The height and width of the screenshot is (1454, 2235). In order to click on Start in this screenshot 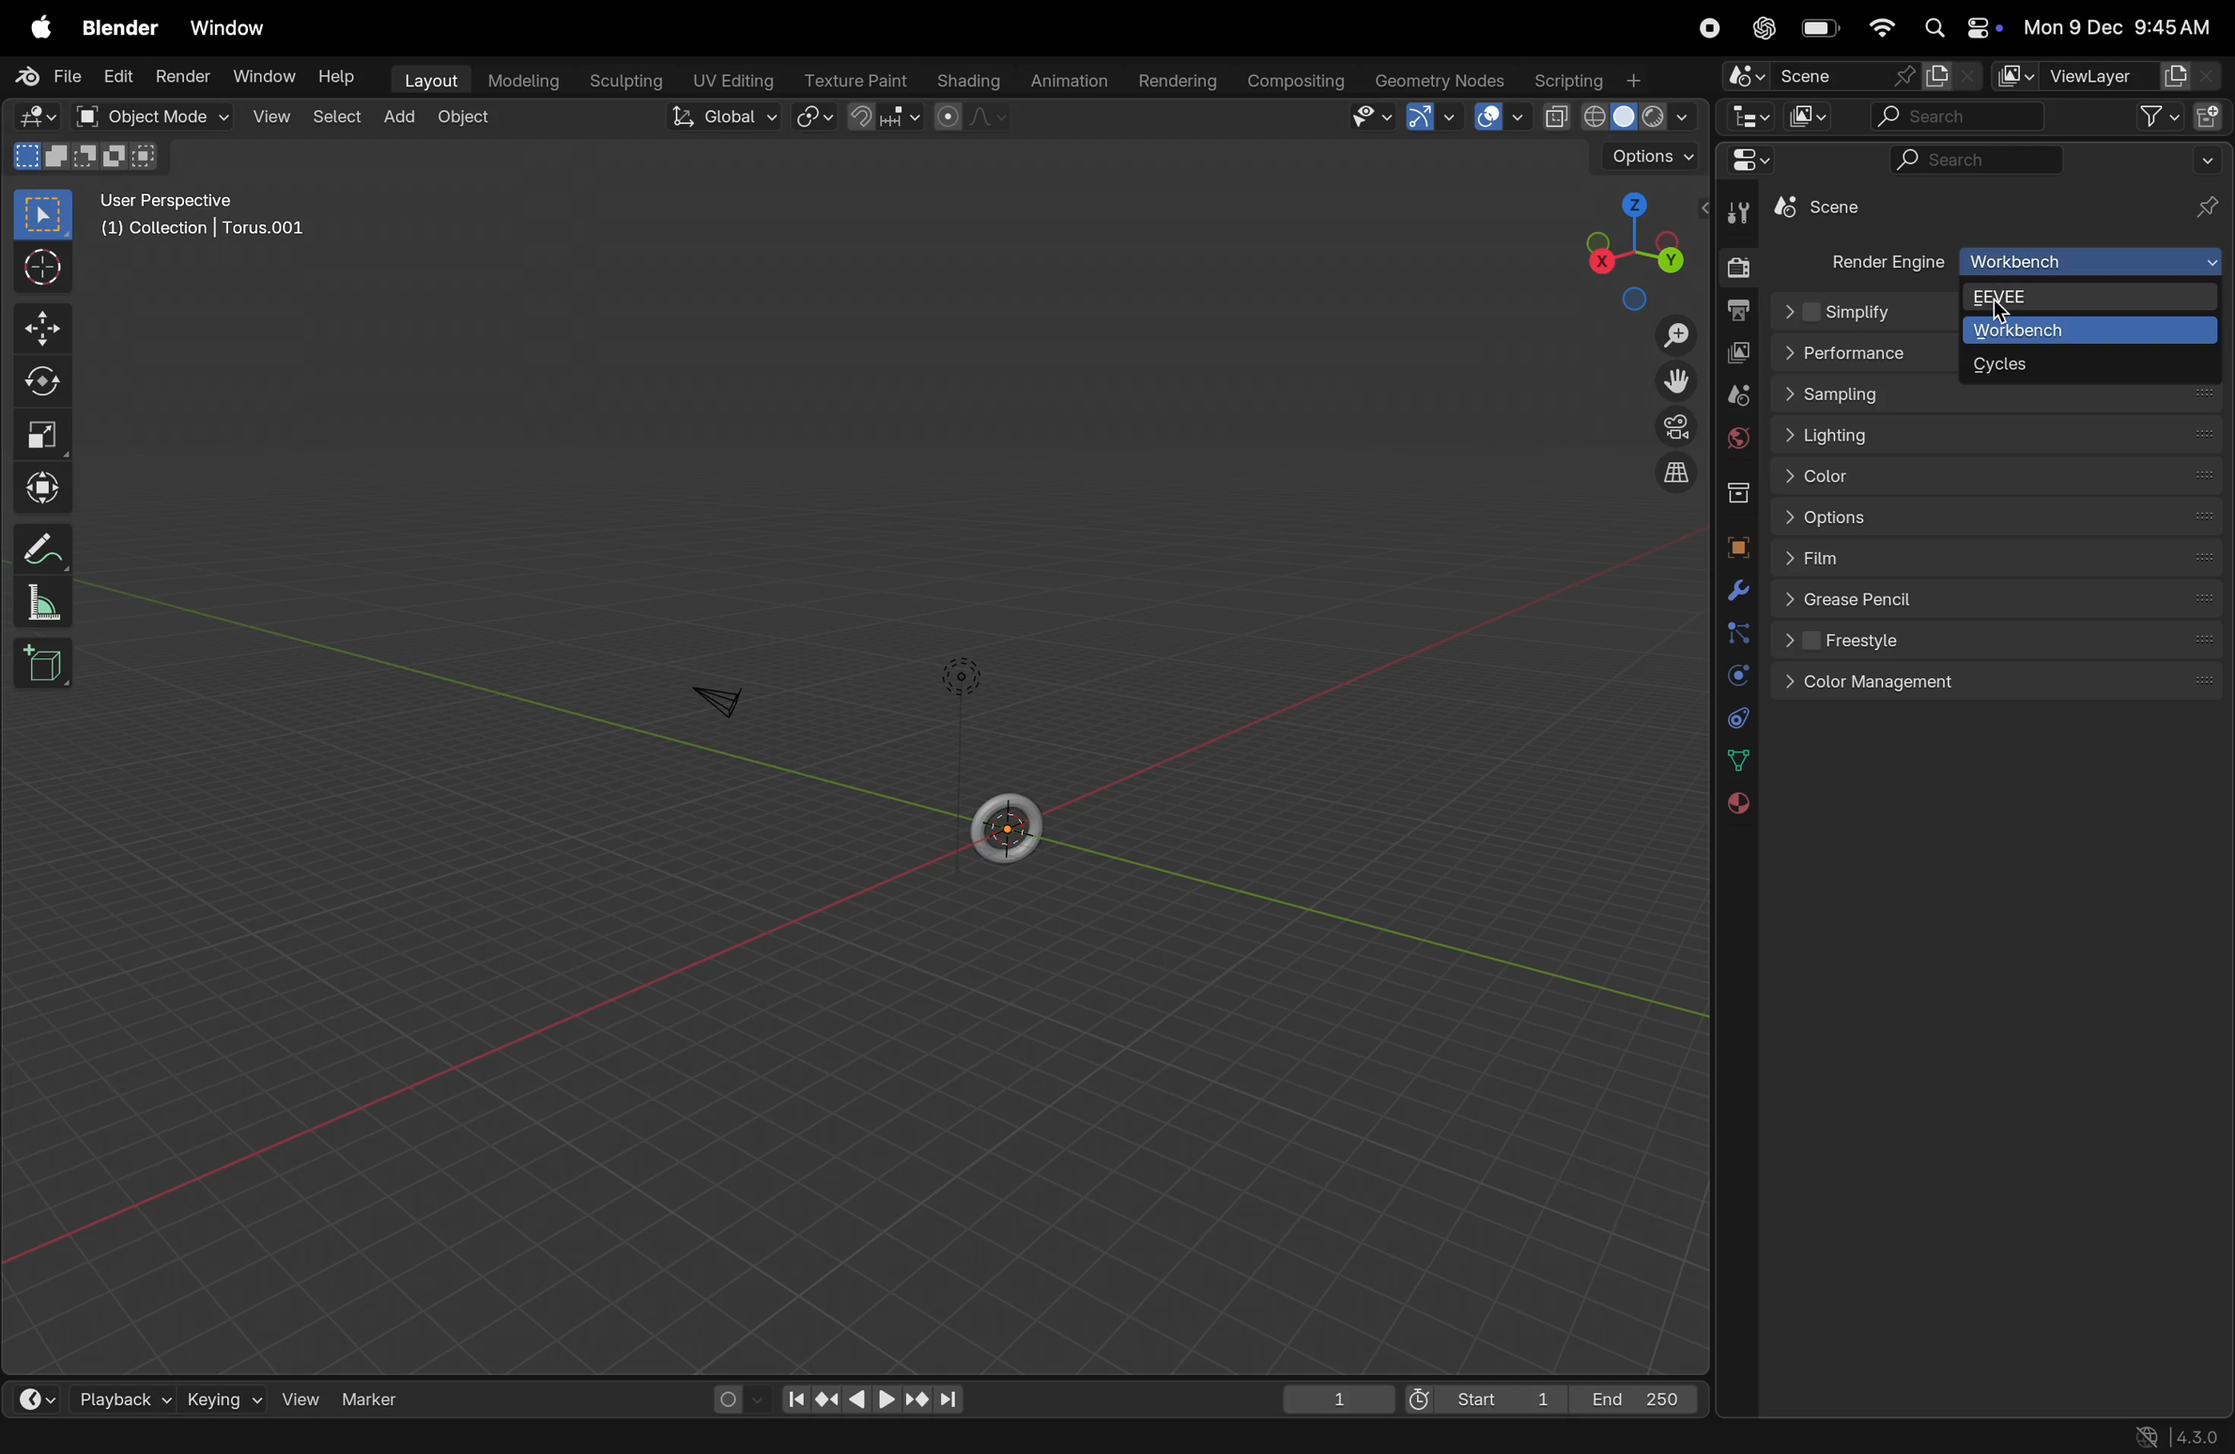, I will do `click(1480, 1398)`.